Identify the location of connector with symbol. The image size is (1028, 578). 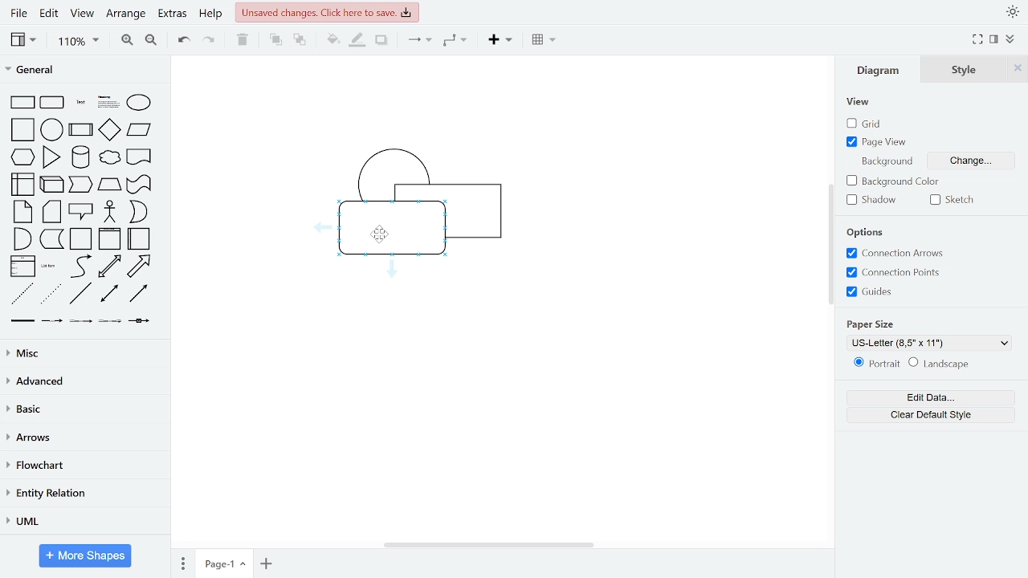
(140, 322).